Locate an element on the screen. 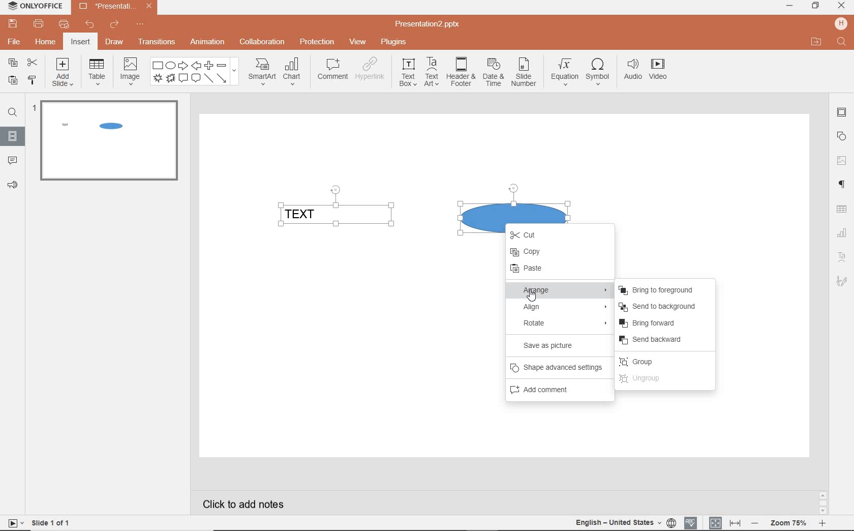  textart is located at coordinates (431, 71).